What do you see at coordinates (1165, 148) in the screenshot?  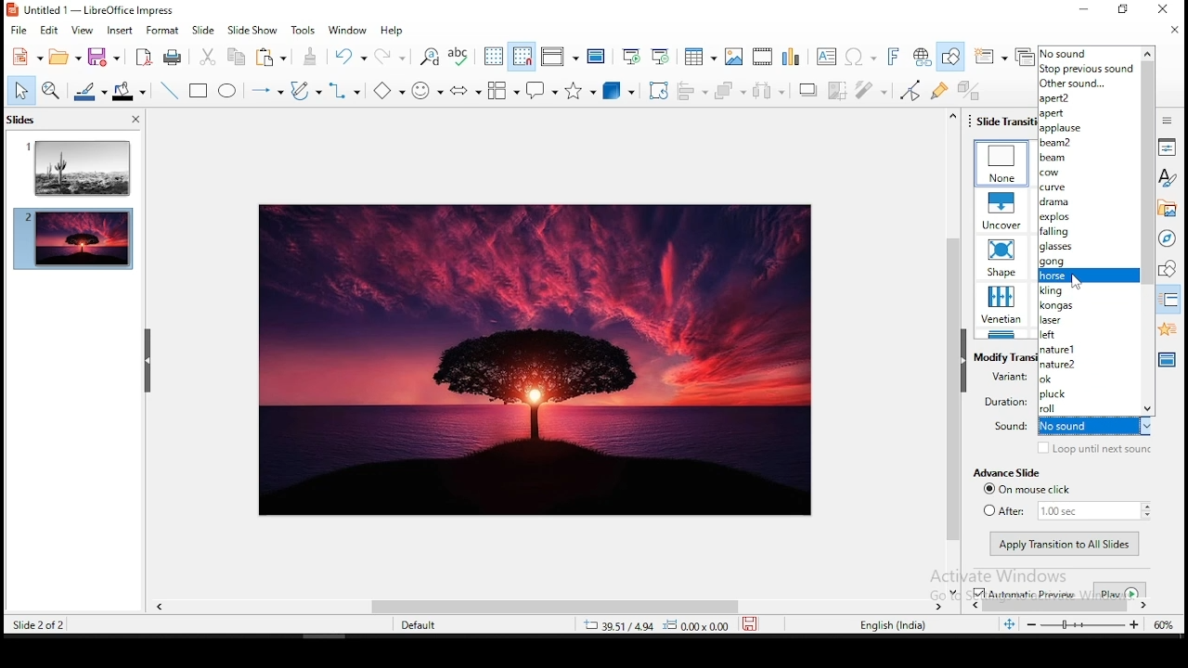 I see `properties` at bounding box center [1165, 148].